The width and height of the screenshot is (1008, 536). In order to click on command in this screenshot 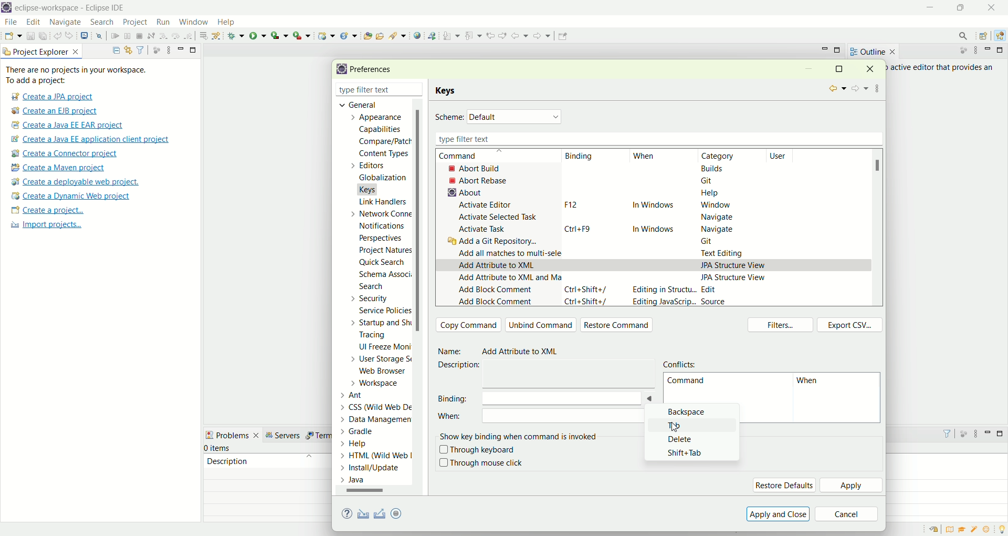, I will do `click(686, 383)`.